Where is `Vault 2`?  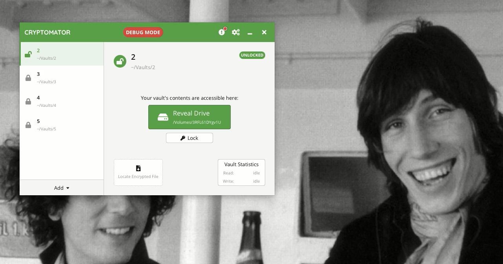 Vault 2 is located at coordinates (148, 62).